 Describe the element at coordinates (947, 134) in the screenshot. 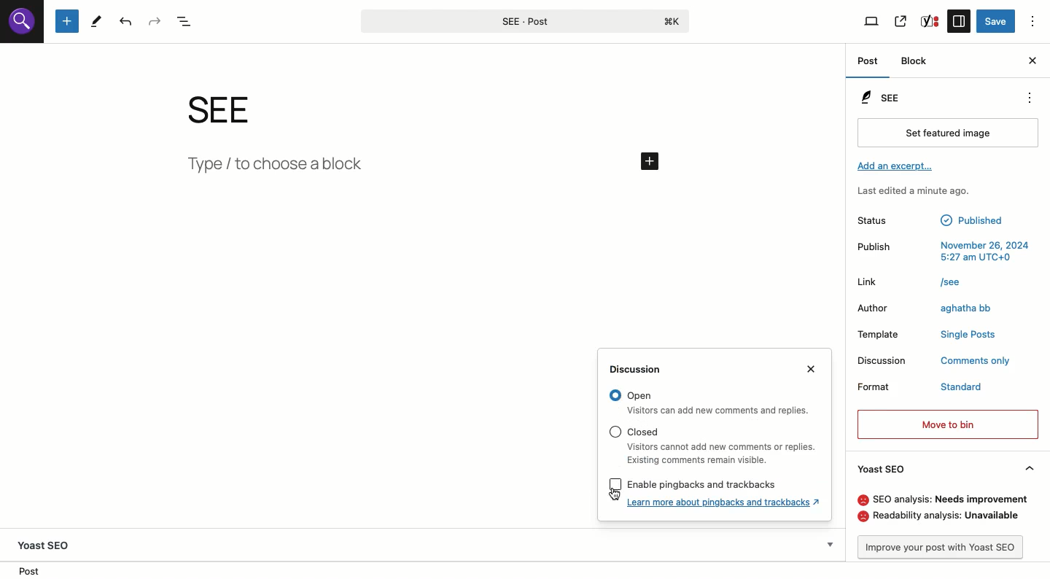

I see `Set featured image` at that location.